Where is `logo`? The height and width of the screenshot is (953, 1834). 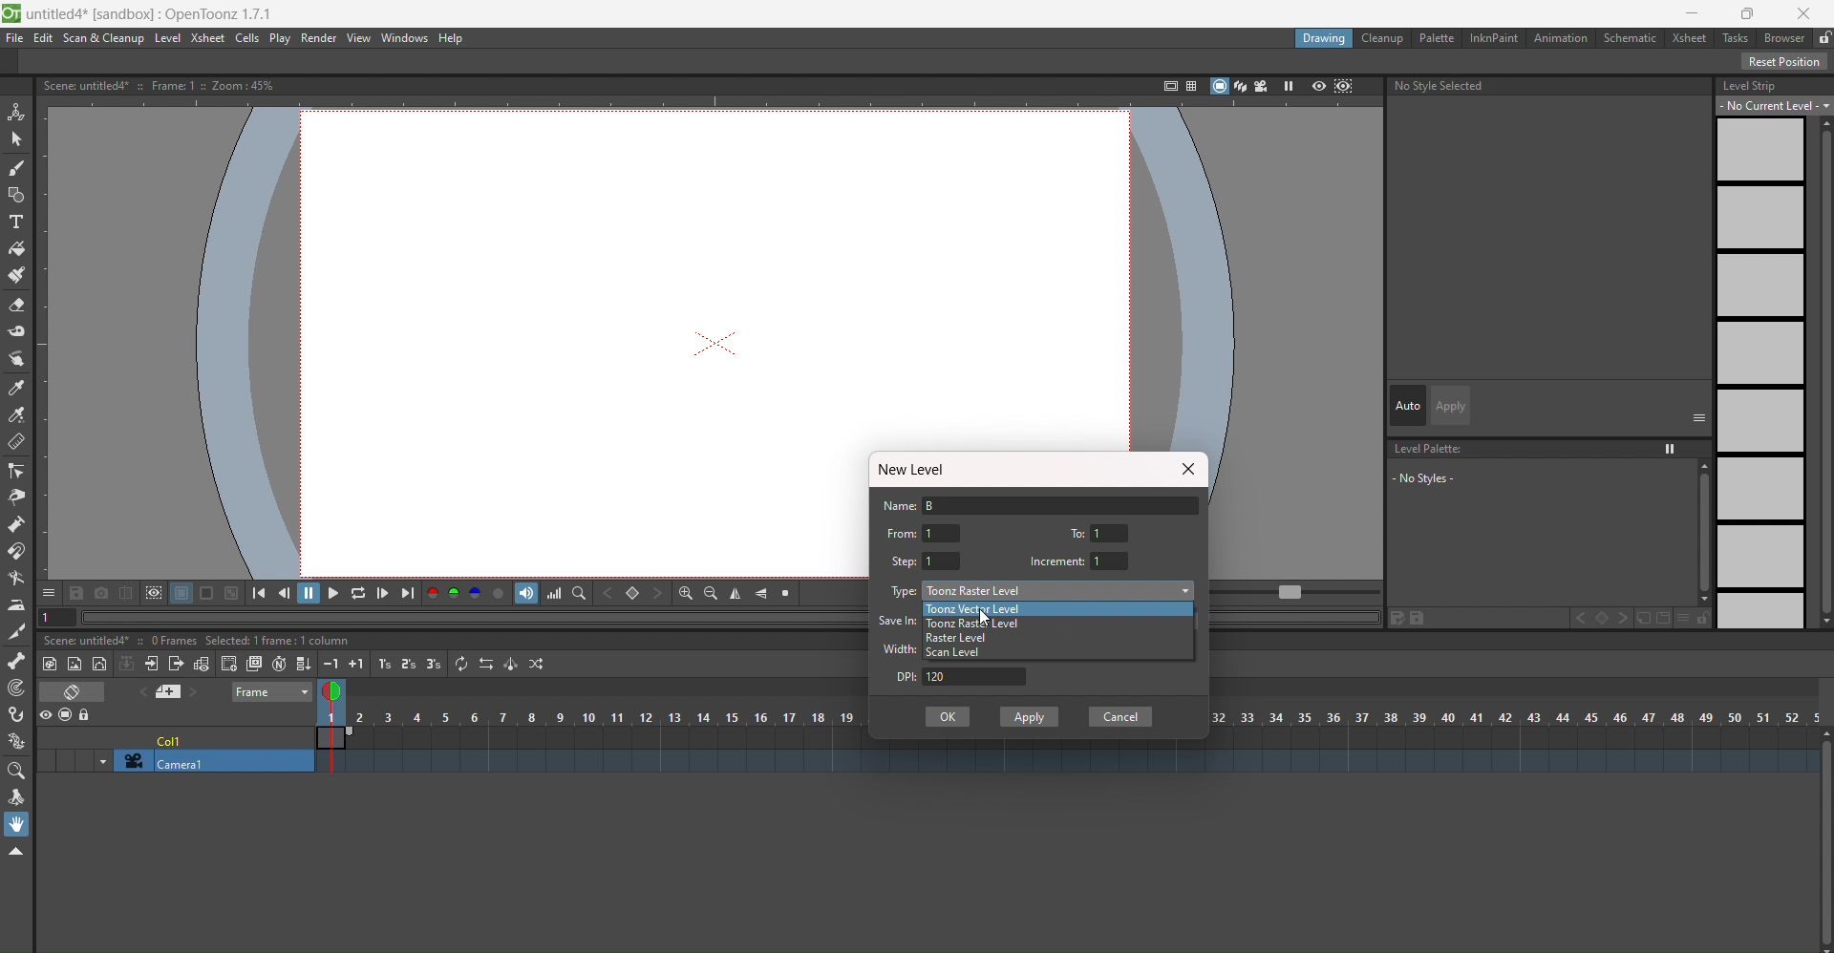
logo is located at coordinates (11, 14).